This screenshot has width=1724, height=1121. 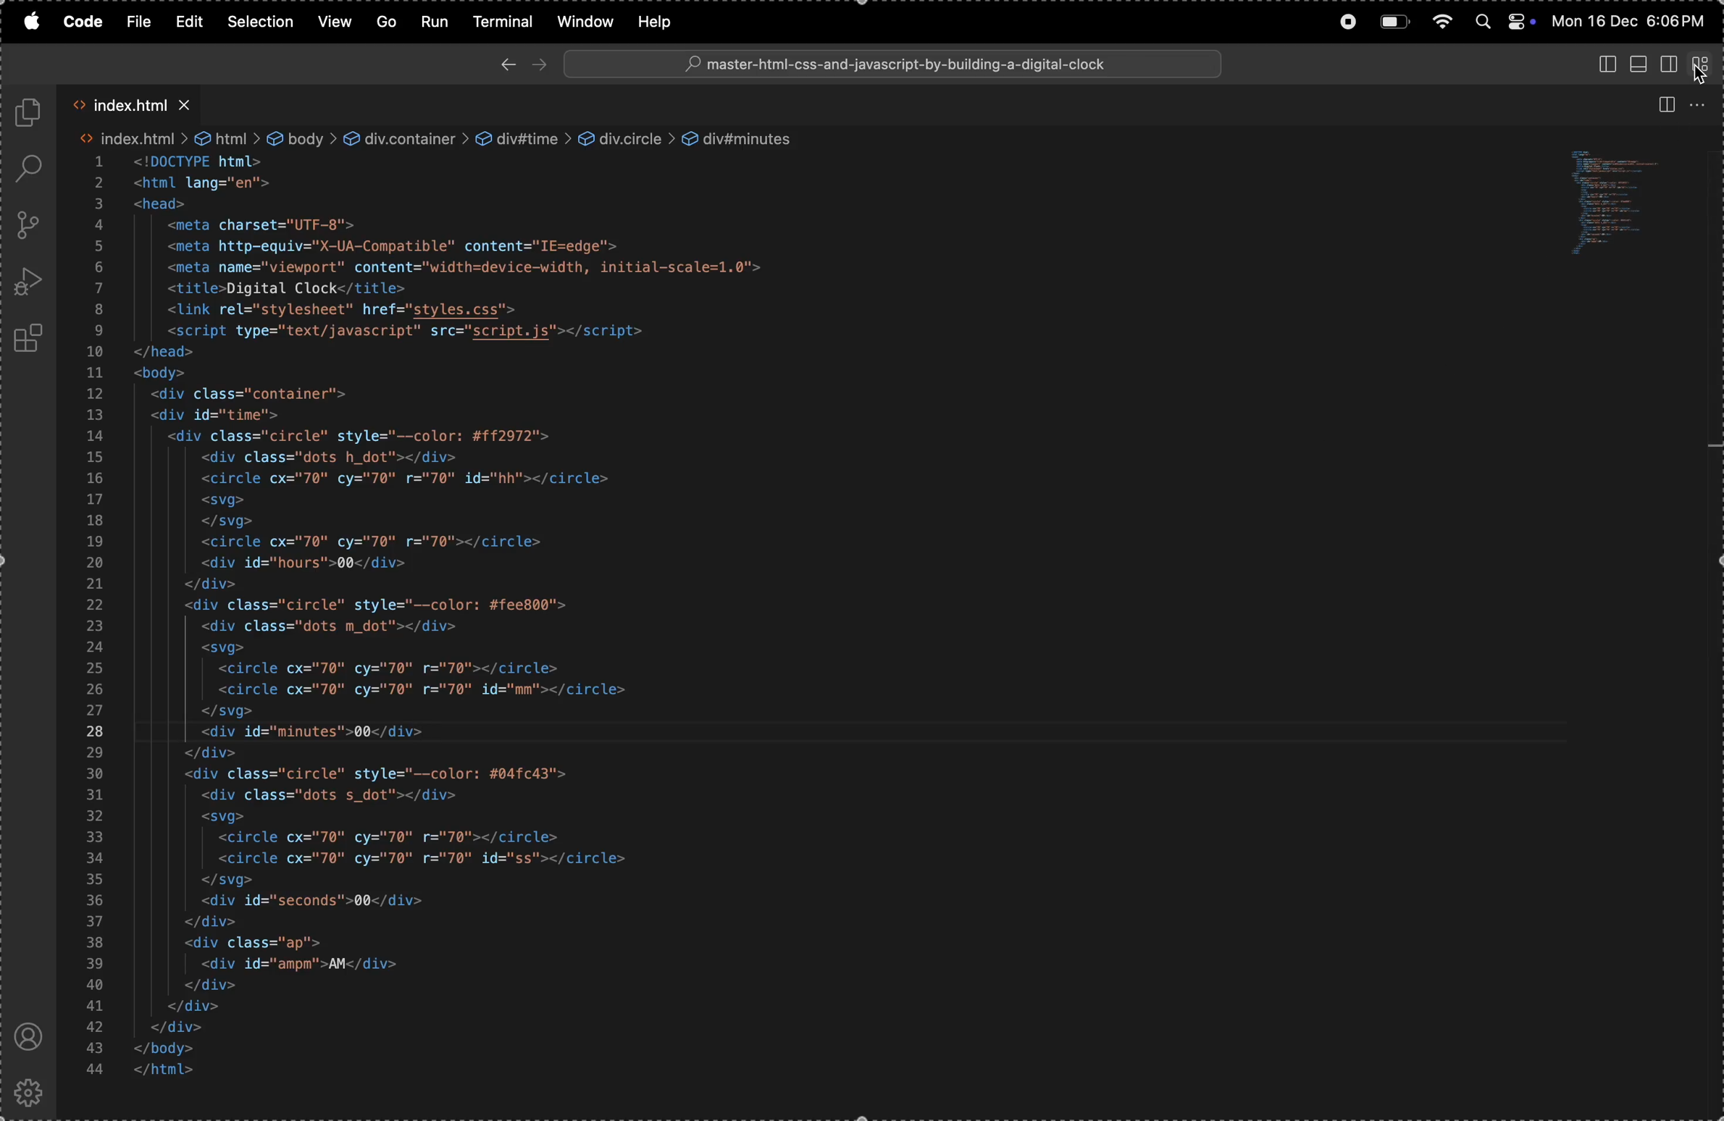 What do you see at coordinates (507, 63) in the screenshot?
I see `back ward` at bounding box center [507, 63].